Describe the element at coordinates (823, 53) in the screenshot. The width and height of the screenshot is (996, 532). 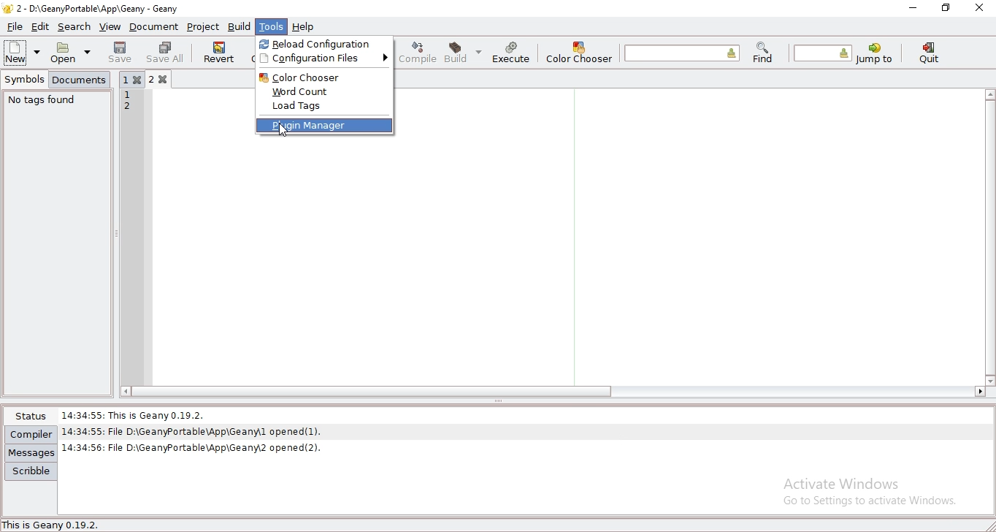
I see `jump to the entered line number` at that location.